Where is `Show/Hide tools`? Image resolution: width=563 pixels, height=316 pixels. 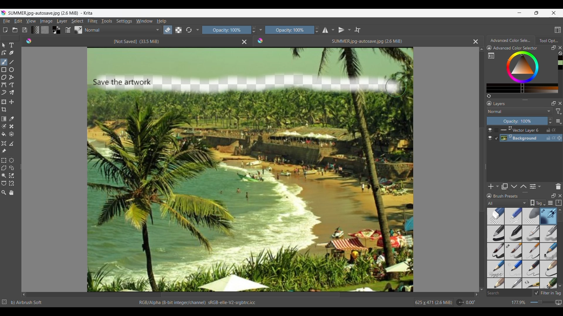 Show/Hide tools is located at coordinates (198, 30).